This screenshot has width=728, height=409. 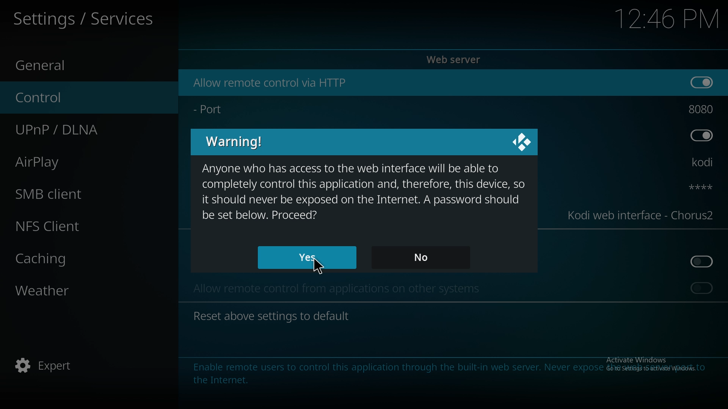 I want to click on nfs client, so click(x=62, y=226).